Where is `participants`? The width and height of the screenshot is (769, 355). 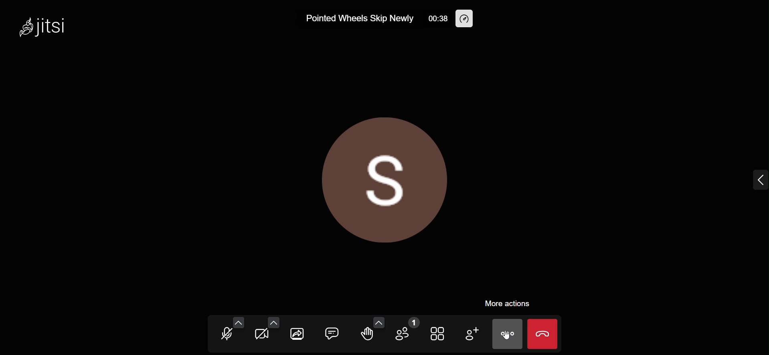
participants is located at coordinates (405, 333).